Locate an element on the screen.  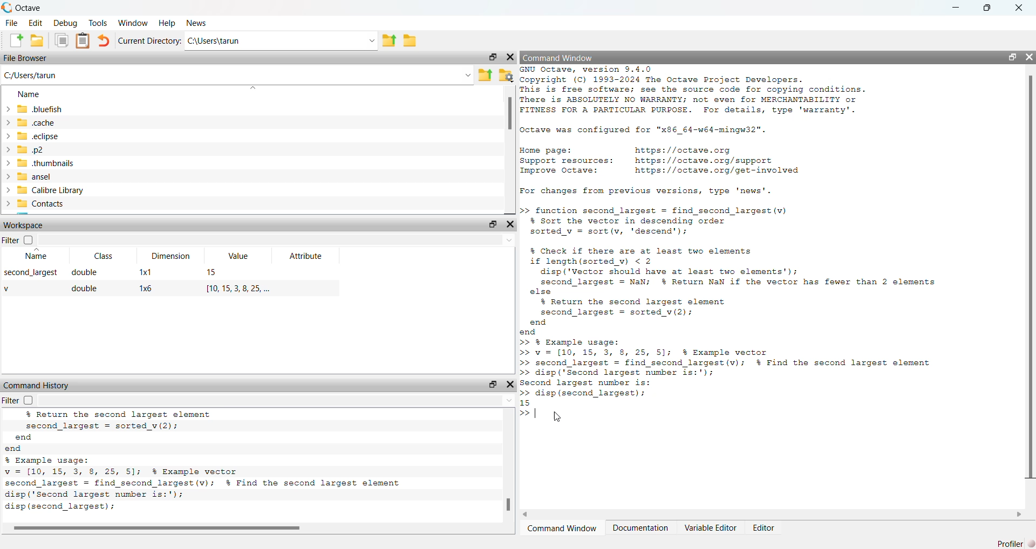
code to check the number of elements is located at coordinates (751, 291).